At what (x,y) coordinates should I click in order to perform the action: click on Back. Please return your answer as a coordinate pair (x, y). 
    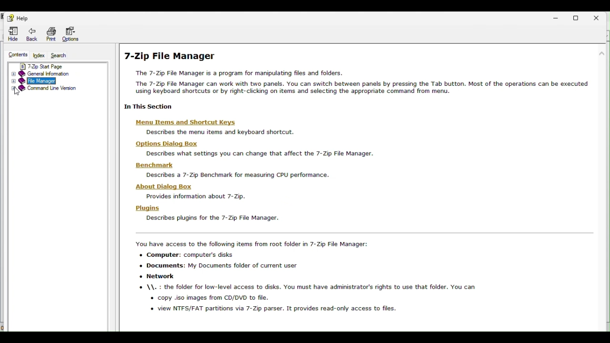
    Looking at the image, I should click on (31, 35).